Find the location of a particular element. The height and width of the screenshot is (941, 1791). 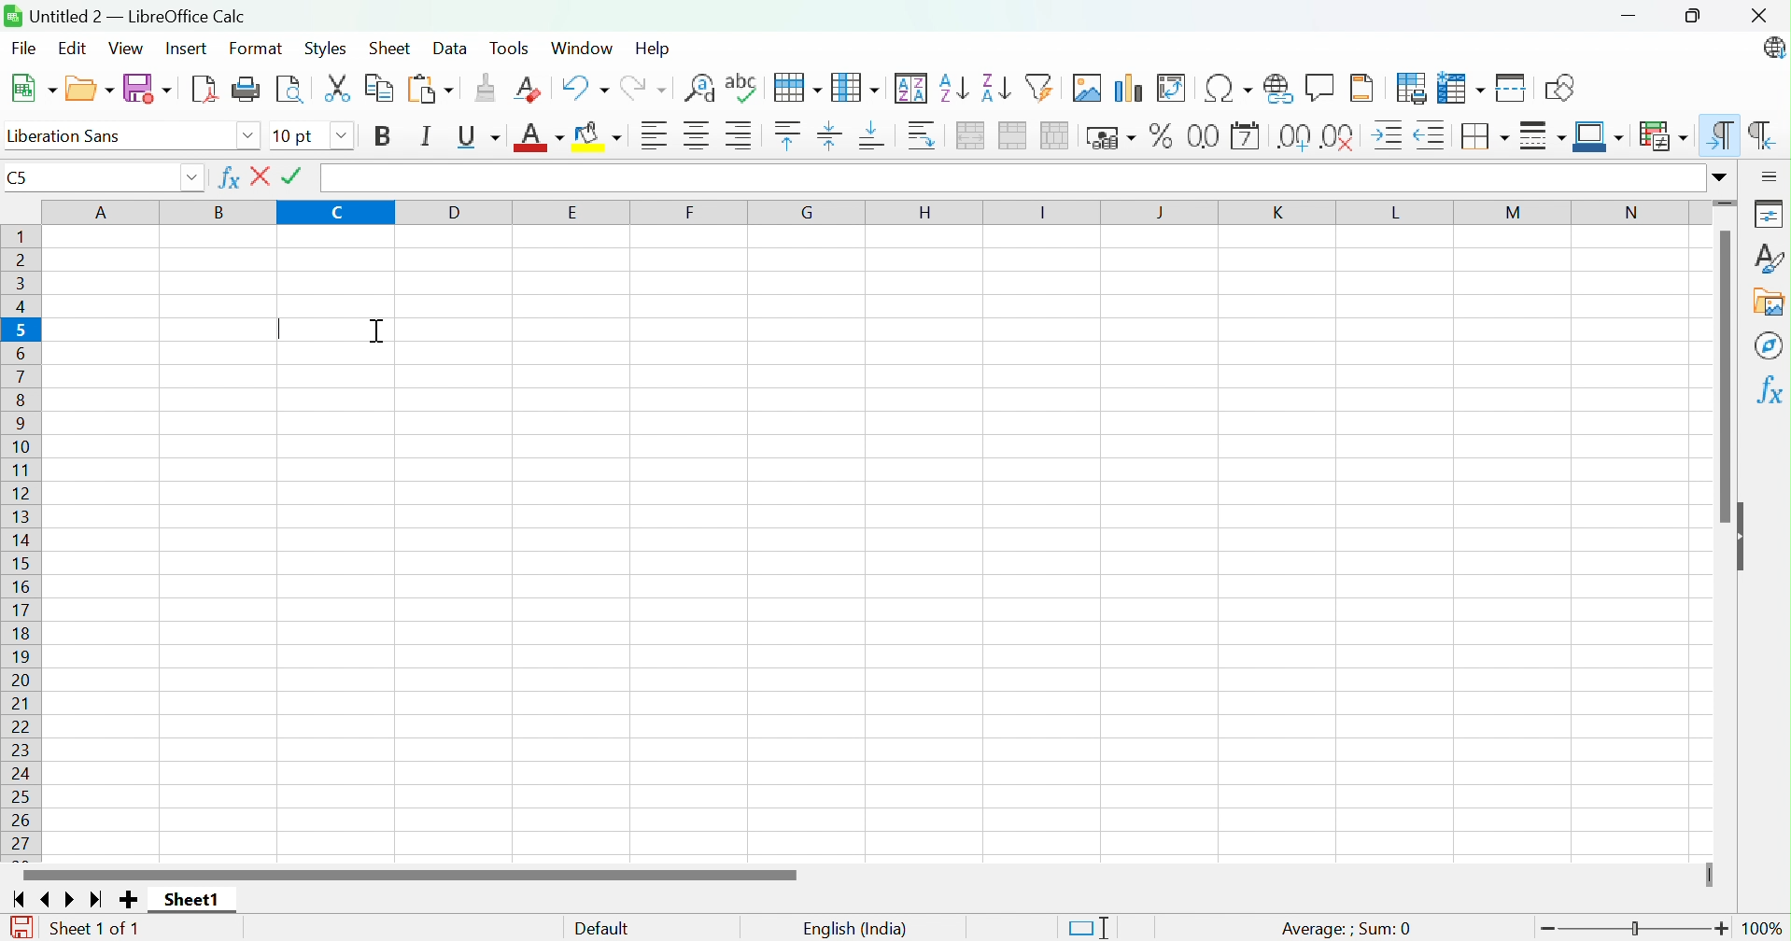

Font name is located at coordinates (120, 138).